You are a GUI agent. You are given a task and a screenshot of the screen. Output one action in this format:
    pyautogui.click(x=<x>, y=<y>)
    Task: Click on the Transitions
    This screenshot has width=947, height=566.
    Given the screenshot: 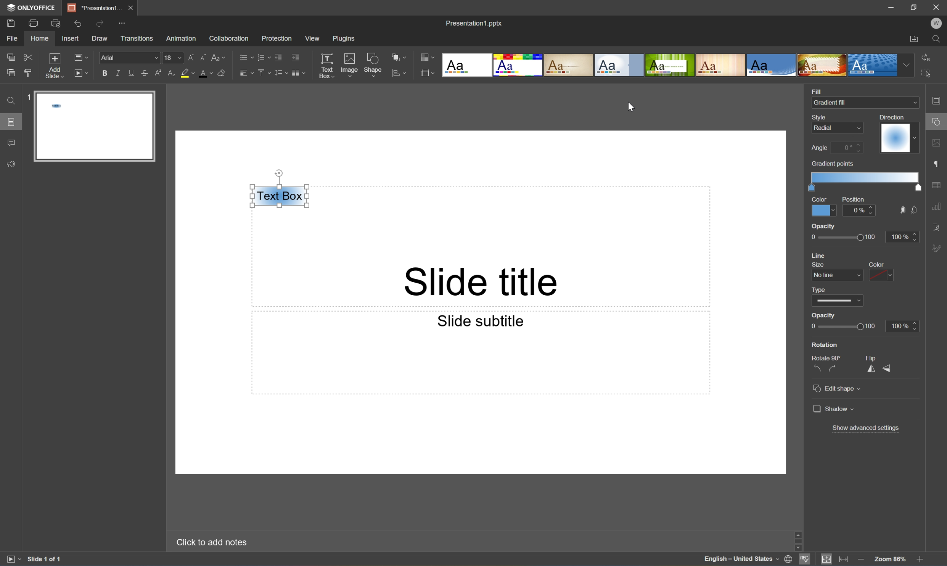 What is the action you would take?
    pyautogui.click(x=138, y=38)
    